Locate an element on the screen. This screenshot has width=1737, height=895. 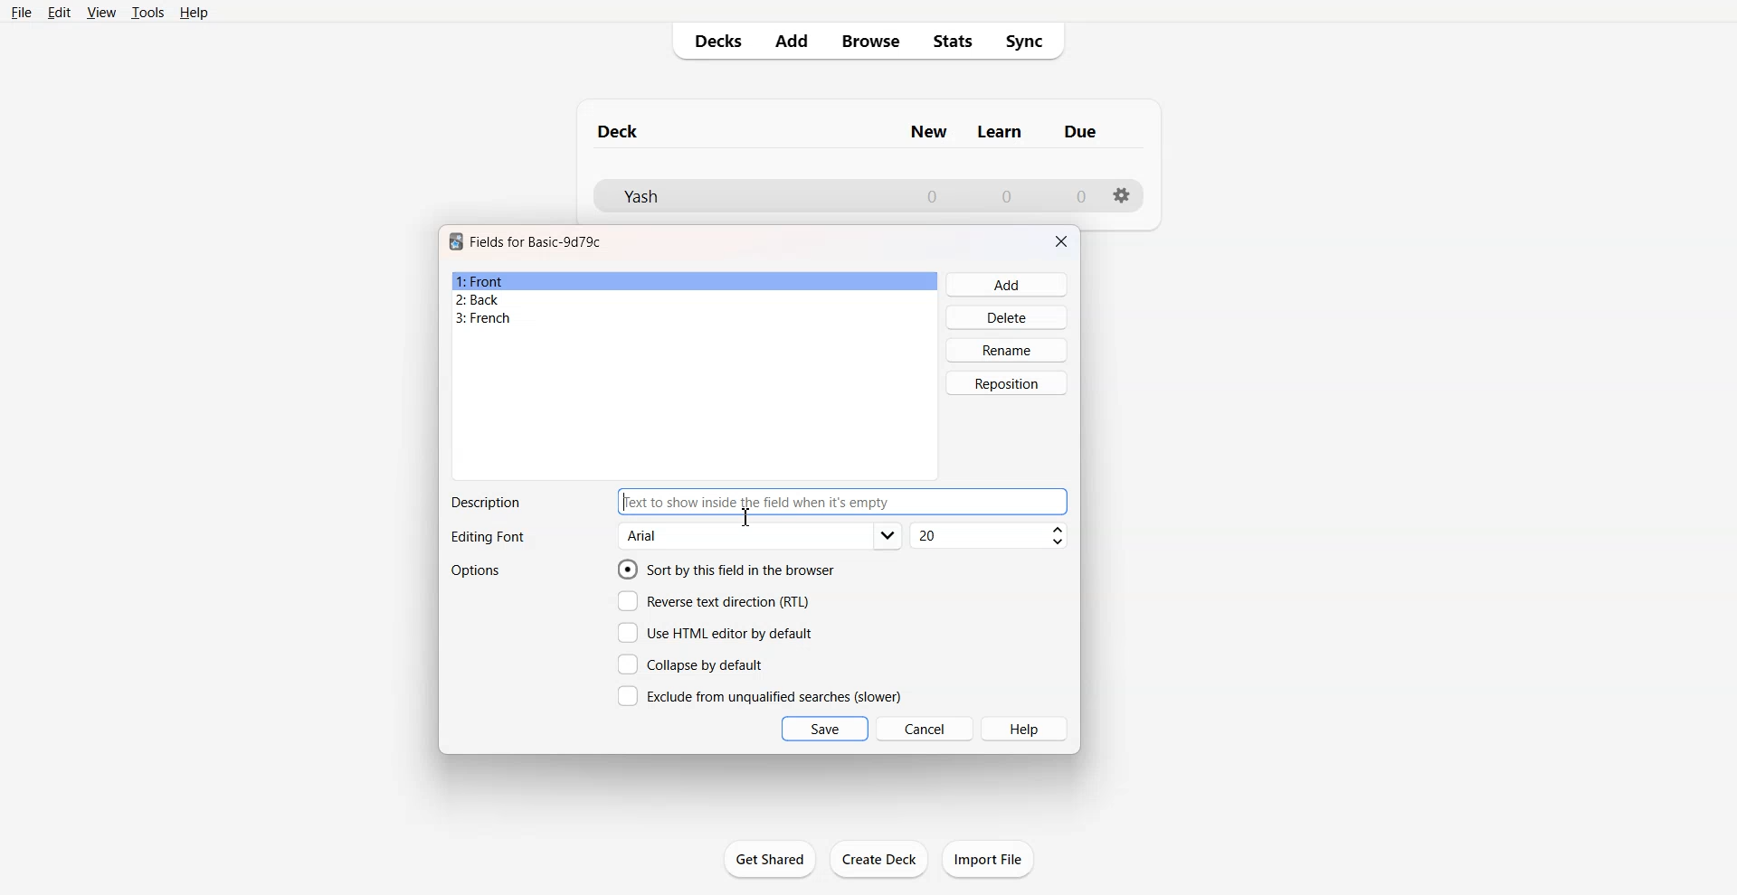
Help is located at coordinates (1026, 729).